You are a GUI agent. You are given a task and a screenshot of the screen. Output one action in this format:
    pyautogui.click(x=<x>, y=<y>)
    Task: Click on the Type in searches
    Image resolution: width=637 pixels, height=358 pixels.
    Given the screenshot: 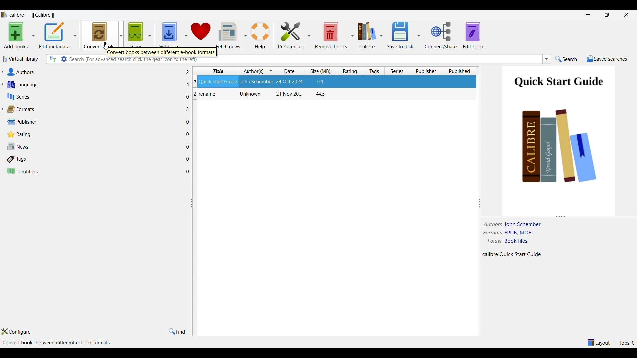 What is the action you would take?
    pyautogui.click(x=381, y=59)
    